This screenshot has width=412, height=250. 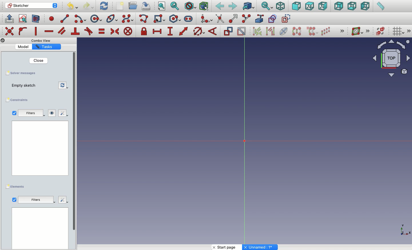 What do you see at coordinates (233, 6) in the screenshot?
I see `Forward` at bounding box center [233, 6].